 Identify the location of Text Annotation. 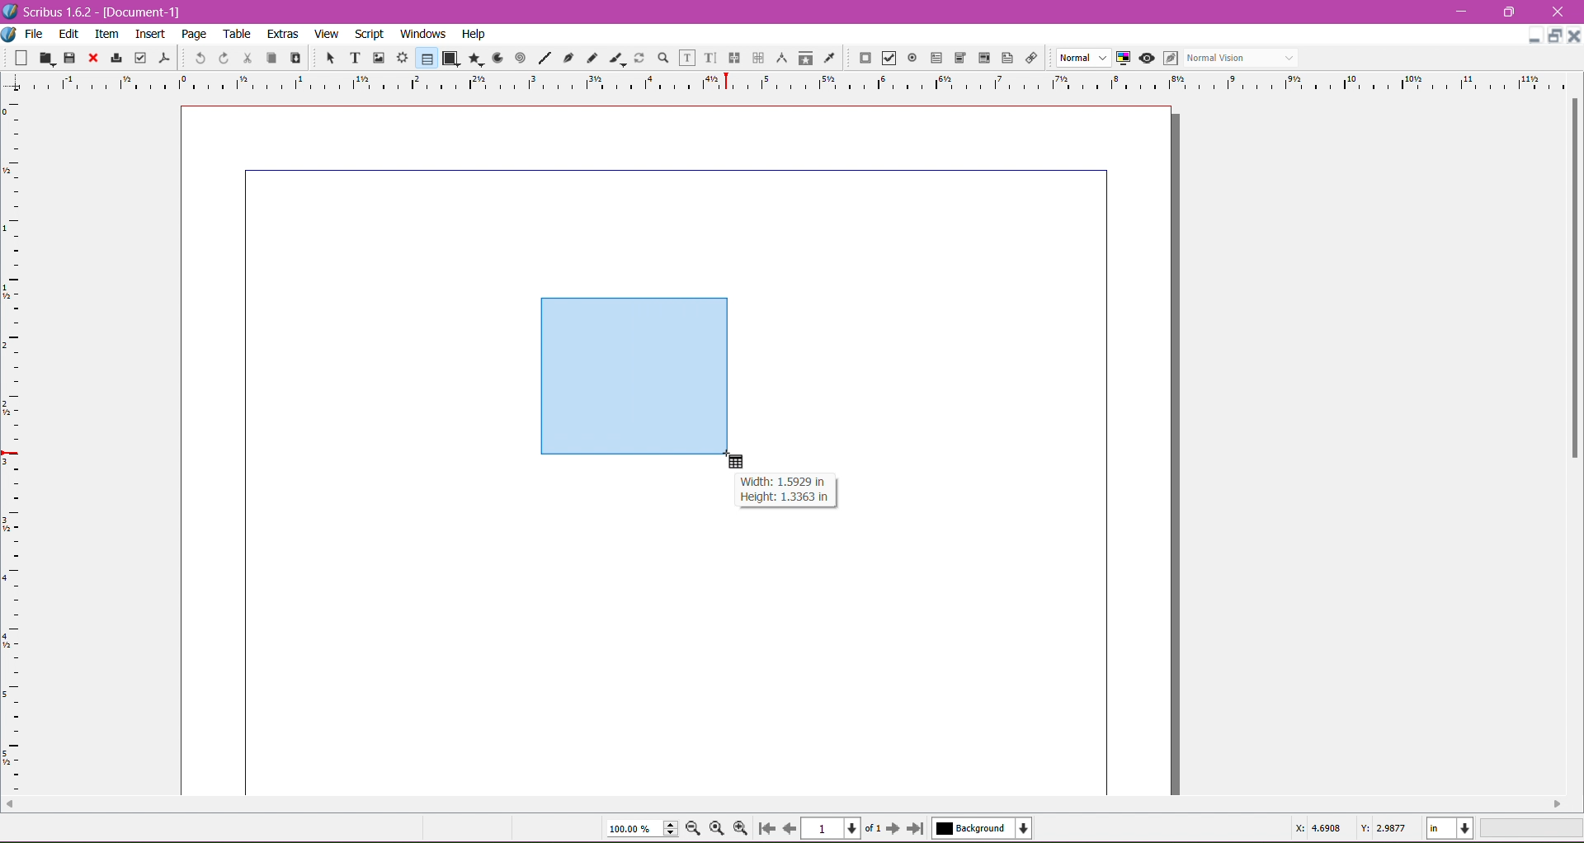
(1005, 55).